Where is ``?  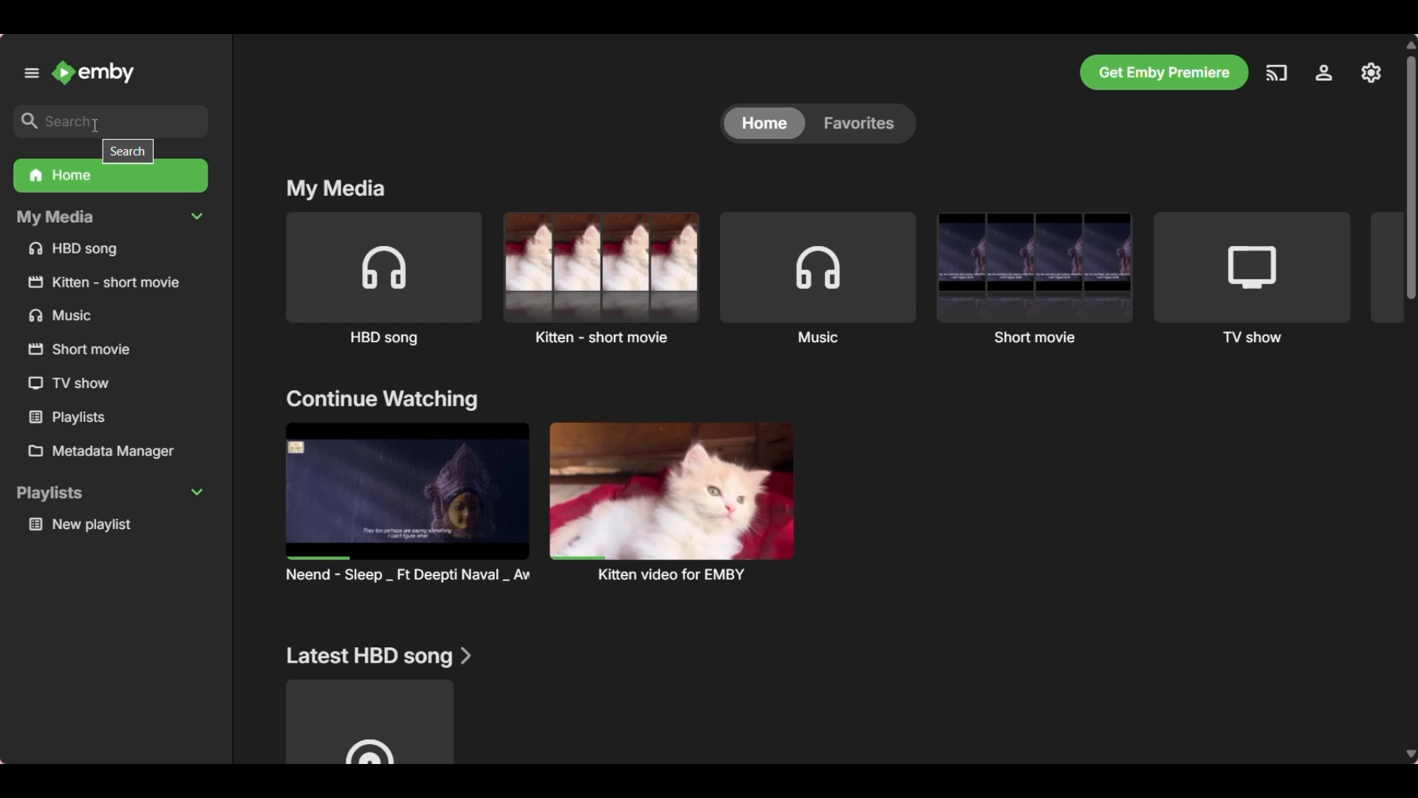  is located at coordinates (677, 506).